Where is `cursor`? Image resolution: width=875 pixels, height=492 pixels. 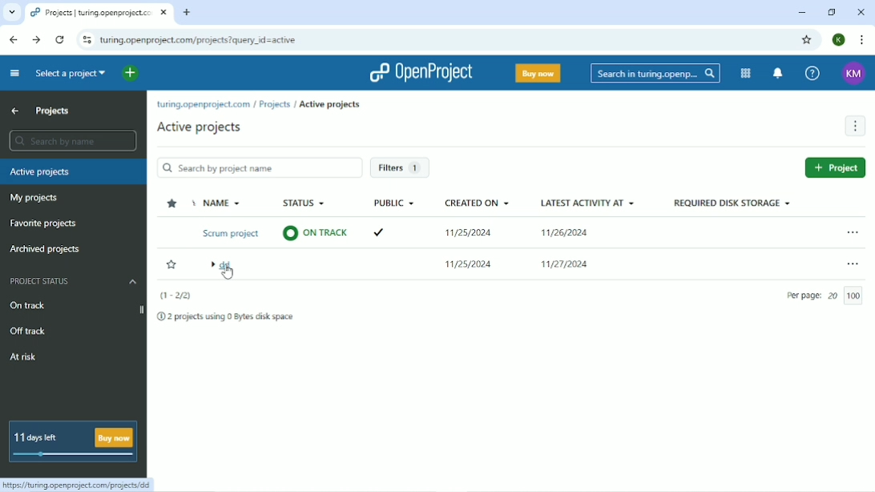
cursor is located at coordinates (228, 276).